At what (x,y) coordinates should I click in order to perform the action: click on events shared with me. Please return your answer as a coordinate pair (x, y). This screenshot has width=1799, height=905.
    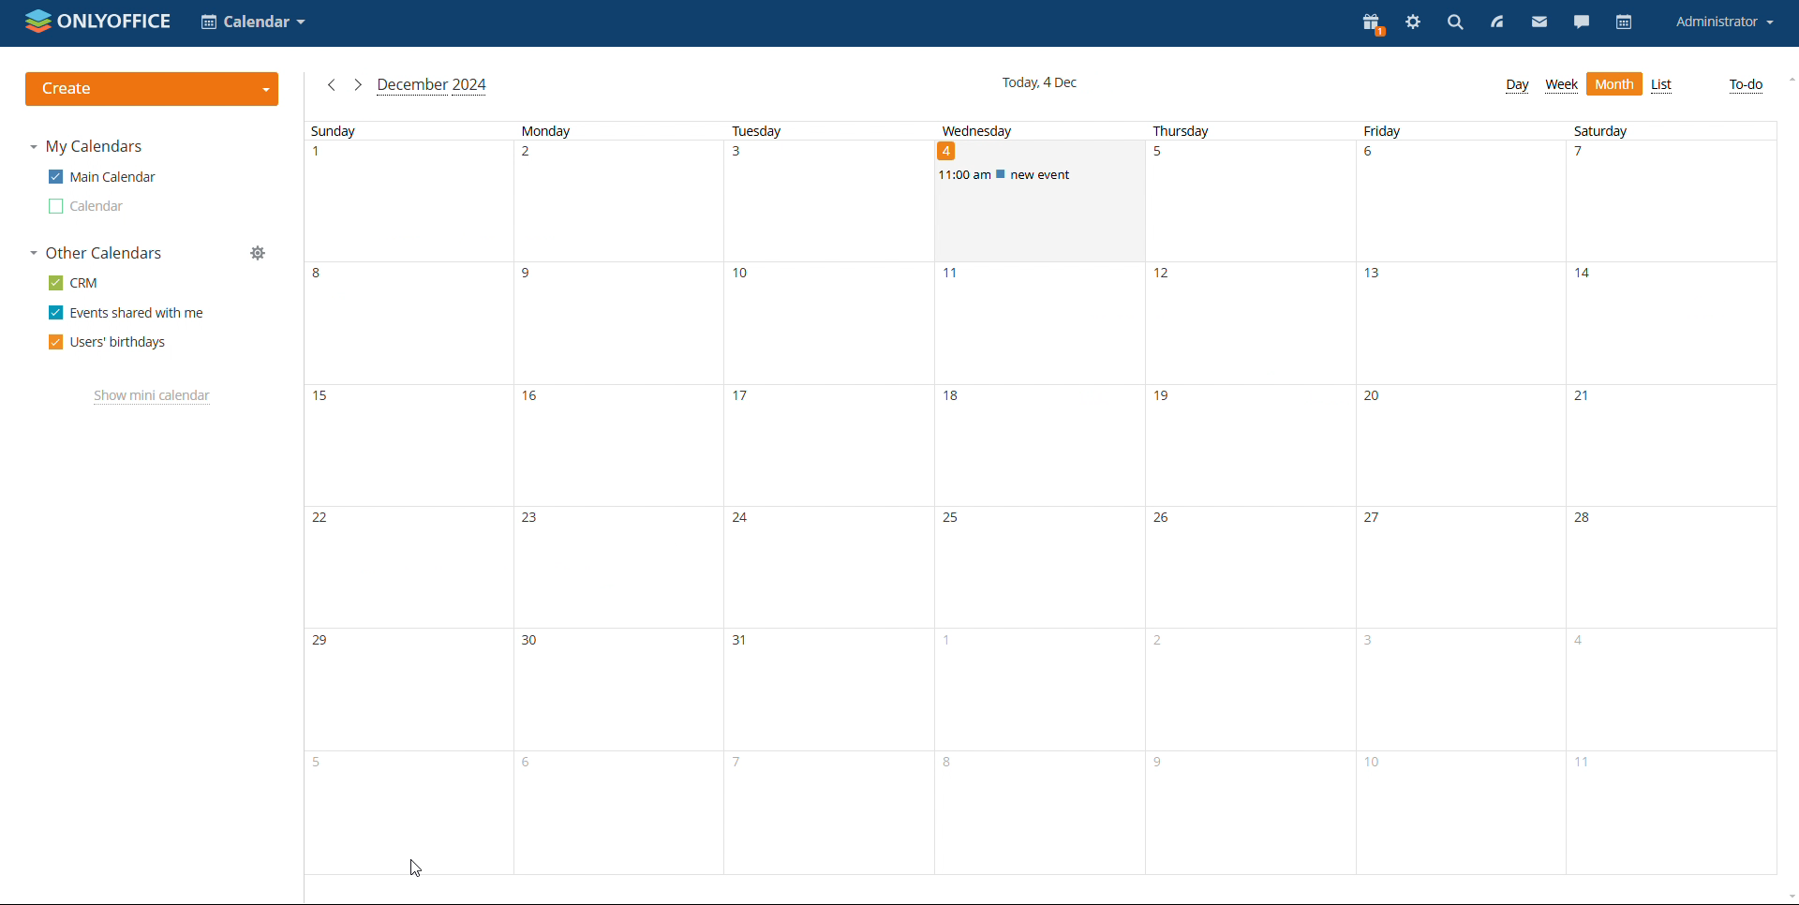
    Looking at the image, I should click on (126, 313).